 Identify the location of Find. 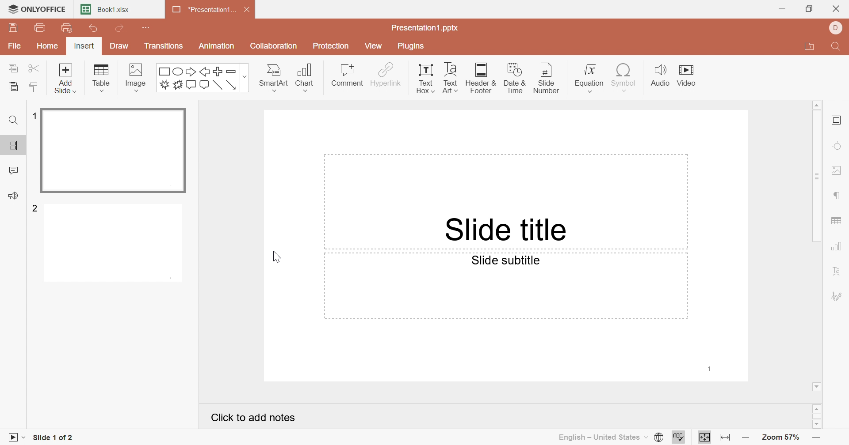
(834, 48).